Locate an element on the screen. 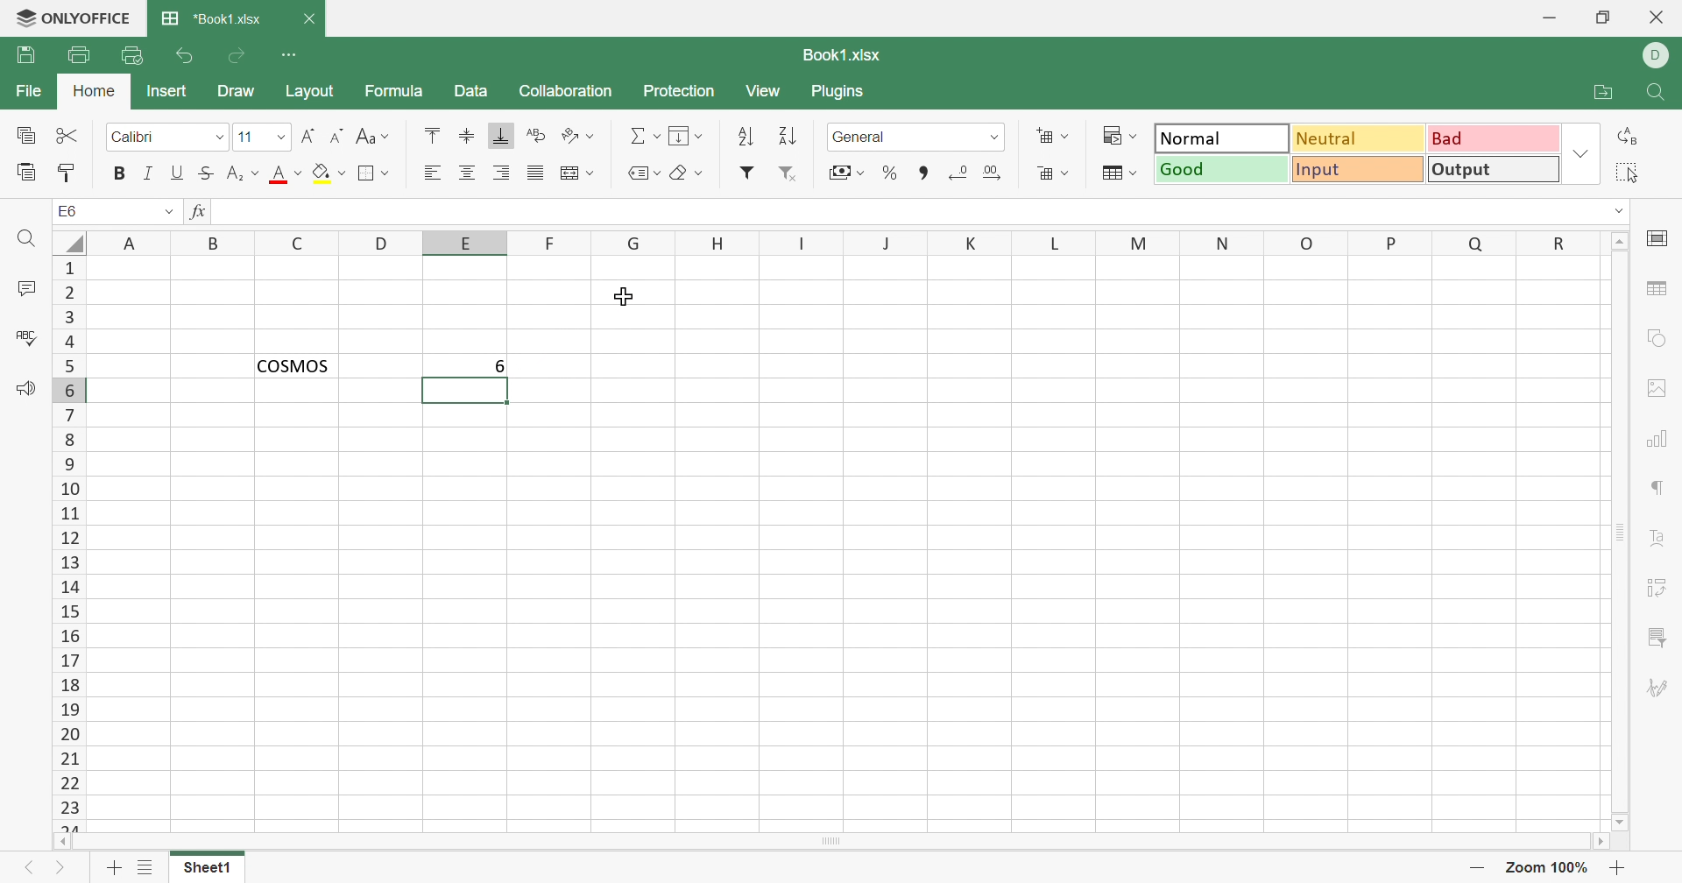  Data is located at coordinates (473, 91).